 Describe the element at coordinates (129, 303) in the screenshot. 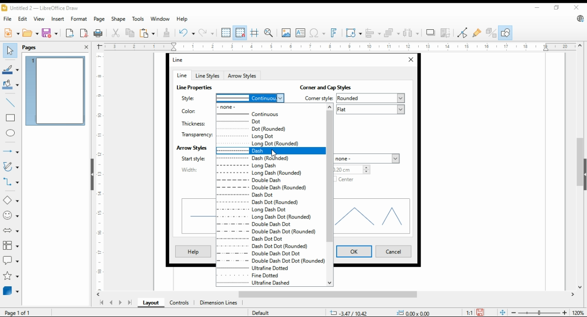

I see `last page` at that location.